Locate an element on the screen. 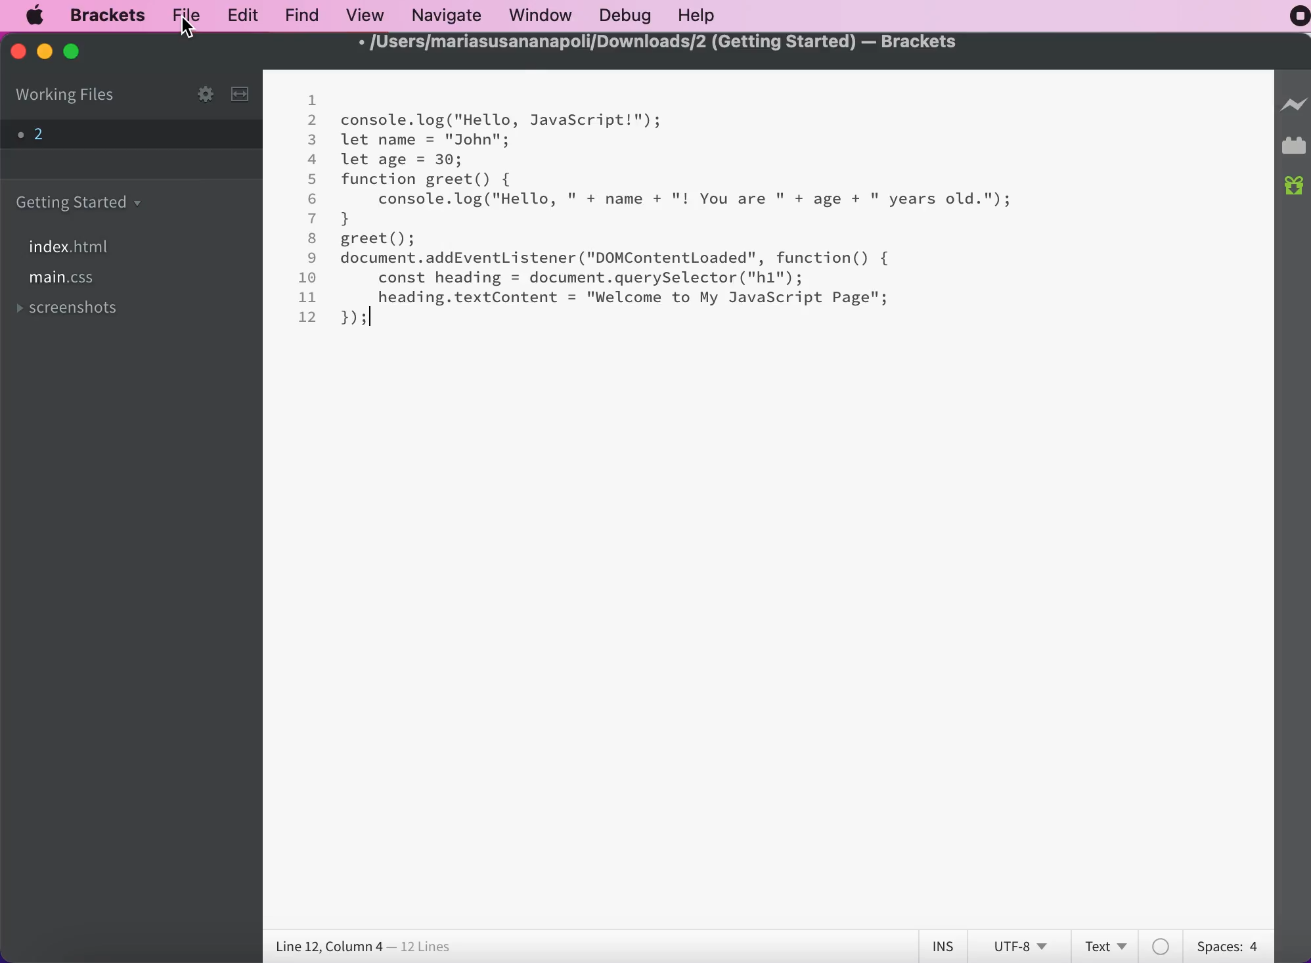 The width and height of the screenshot is (1311, 963). 1 is located at coordinates (311, 100).